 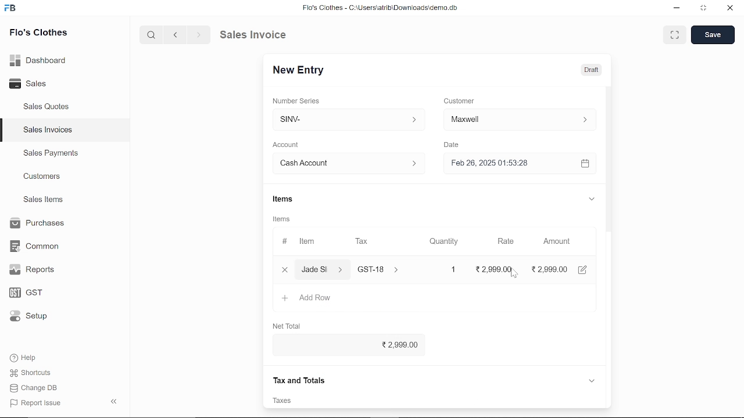 What do you see at coordinates (303, 70) in the screenshot?
I see `New Entry` at bounding box center [303, 70].